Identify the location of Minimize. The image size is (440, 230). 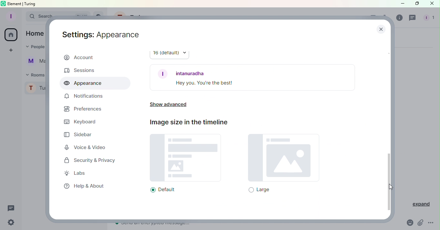
(400, 3).